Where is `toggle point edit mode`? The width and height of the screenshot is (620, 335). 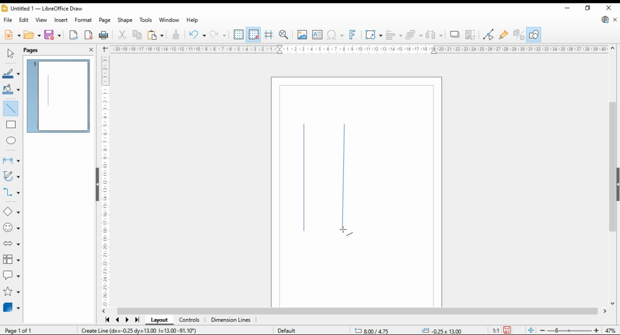
toggle point edit mode is located at coordinates (489, 33).